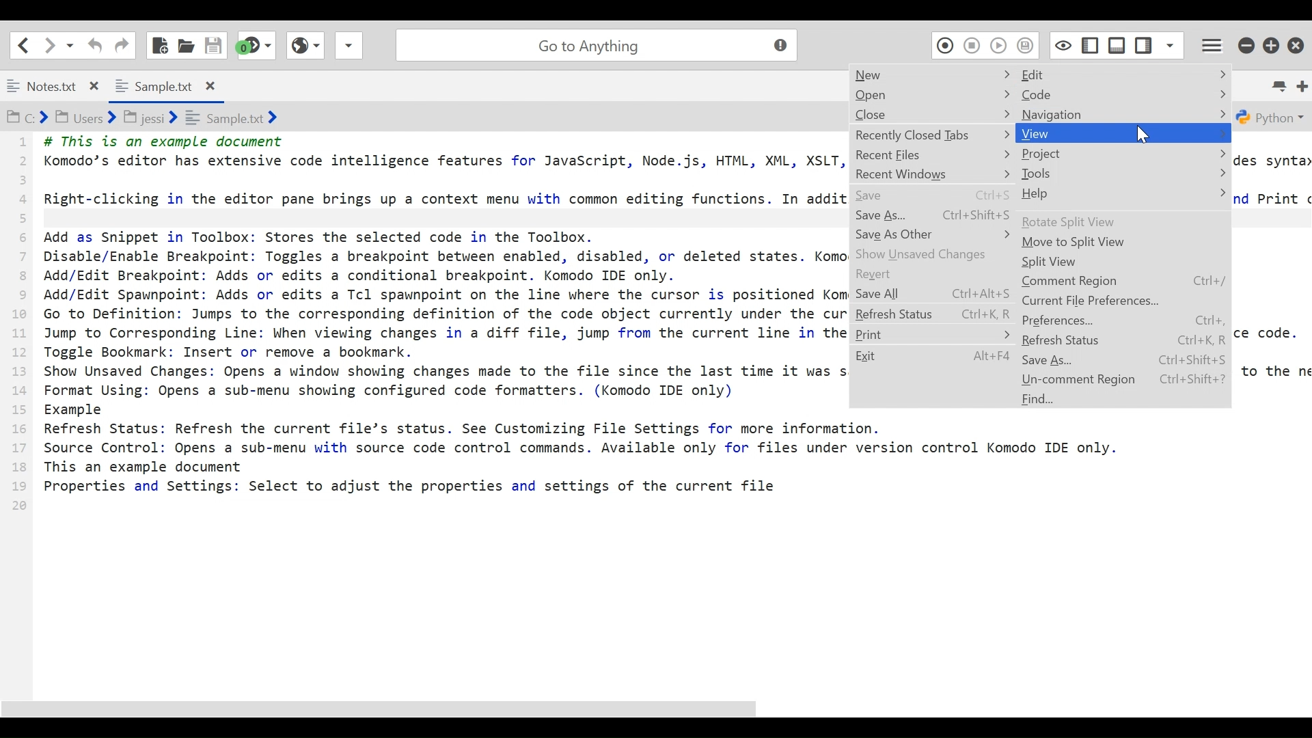 The height and width of the screenshot is (738, 1312). What do you see at coordinates (944, 45) in the screenshot?
I see `Recording Macro` at bounding box center [944, 45].